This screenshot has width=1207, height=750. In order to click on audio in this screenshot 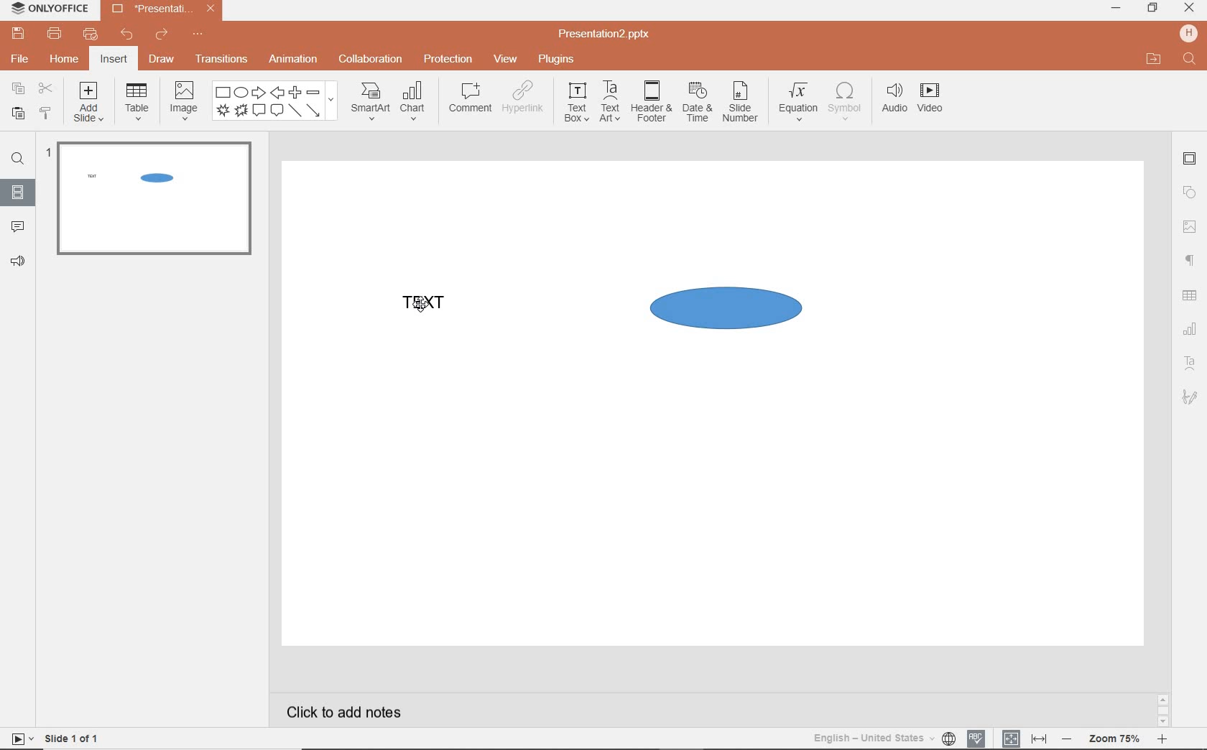, I will do `click(892, 101)`.